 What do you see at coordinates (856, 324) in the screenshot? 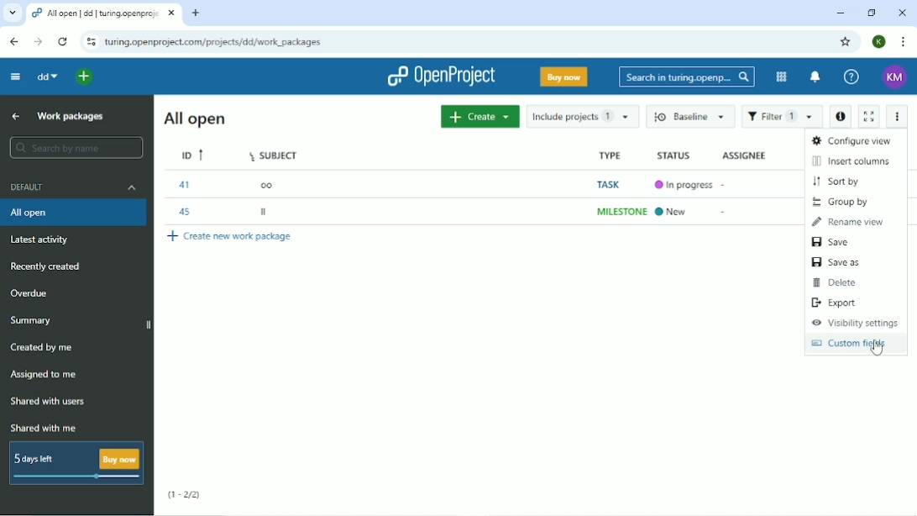
I see `Visibility settings` at bounding box center [856, 324].